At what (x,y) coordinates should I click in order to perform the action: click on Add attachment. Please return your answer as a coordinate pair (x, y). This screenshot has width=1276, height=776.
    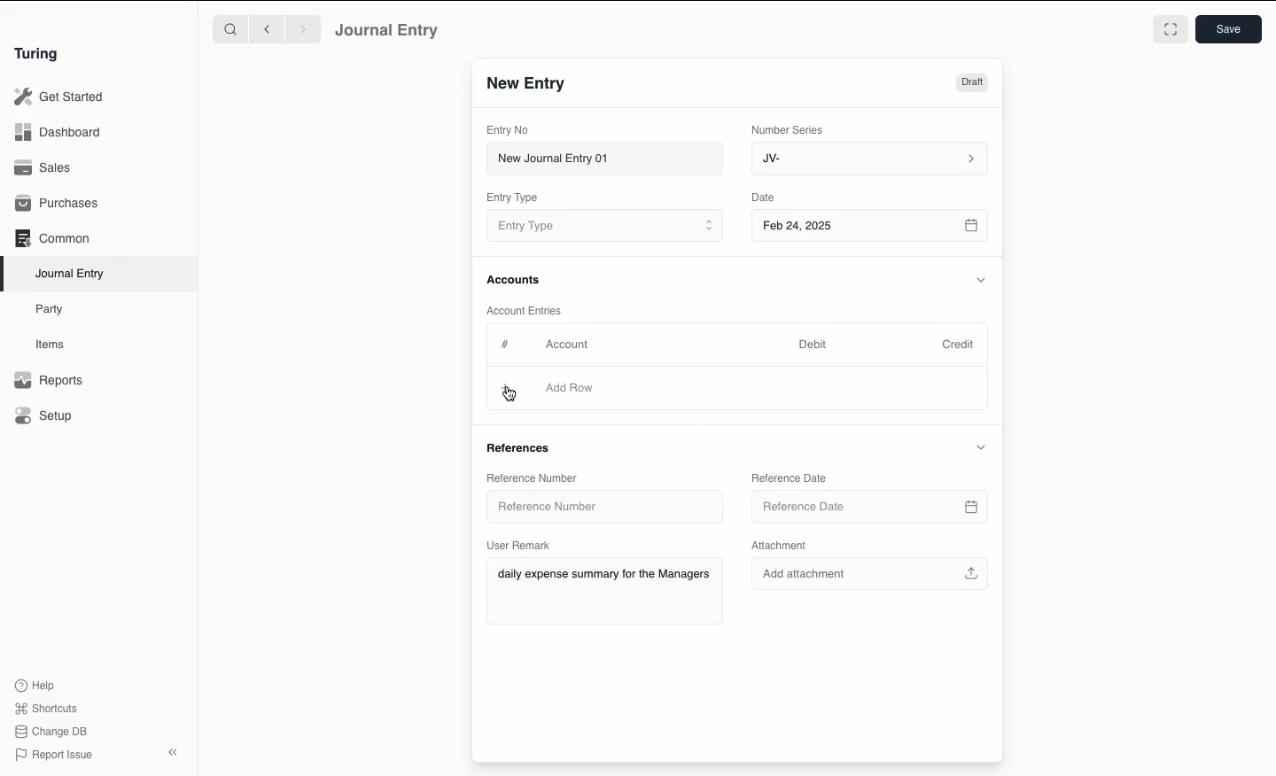
    Looking at the image, I should click on (870, 573).